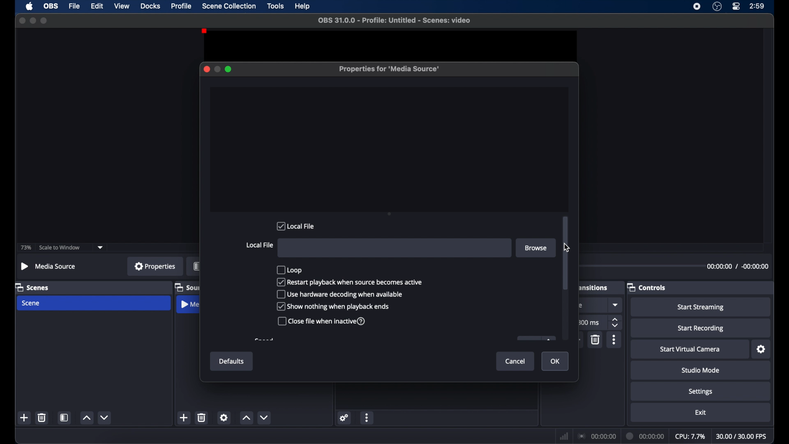 This screenshot has width=789, height=444. What do you see at coordinates (31, 303) in the screenshot?
I see `scene` at bounding box center [31, 303].